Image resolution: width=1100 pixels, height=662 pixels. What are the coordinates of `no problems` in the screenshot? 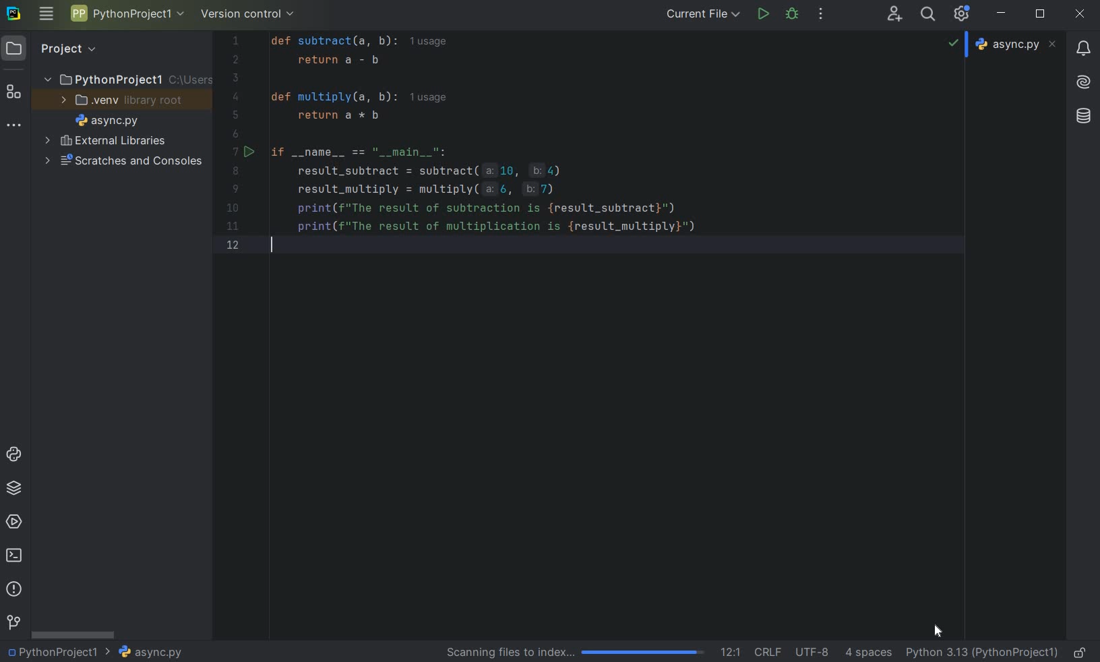 It's located at (954, 42).